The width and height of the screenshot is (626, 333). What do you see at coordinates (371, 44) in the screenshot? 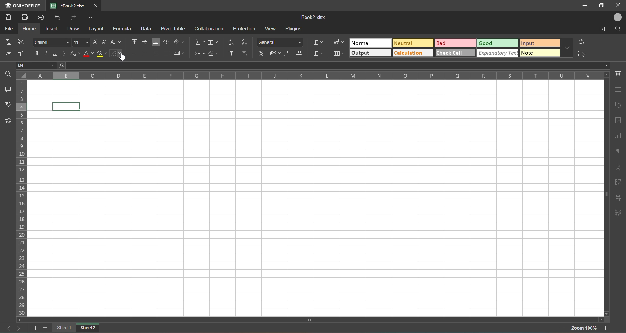
I see `normal` at bounding box center [371, 44].